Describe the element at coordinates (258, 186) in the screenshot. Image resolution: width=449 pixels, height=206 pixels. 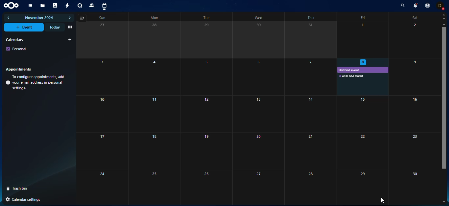
I see `27` at that location.